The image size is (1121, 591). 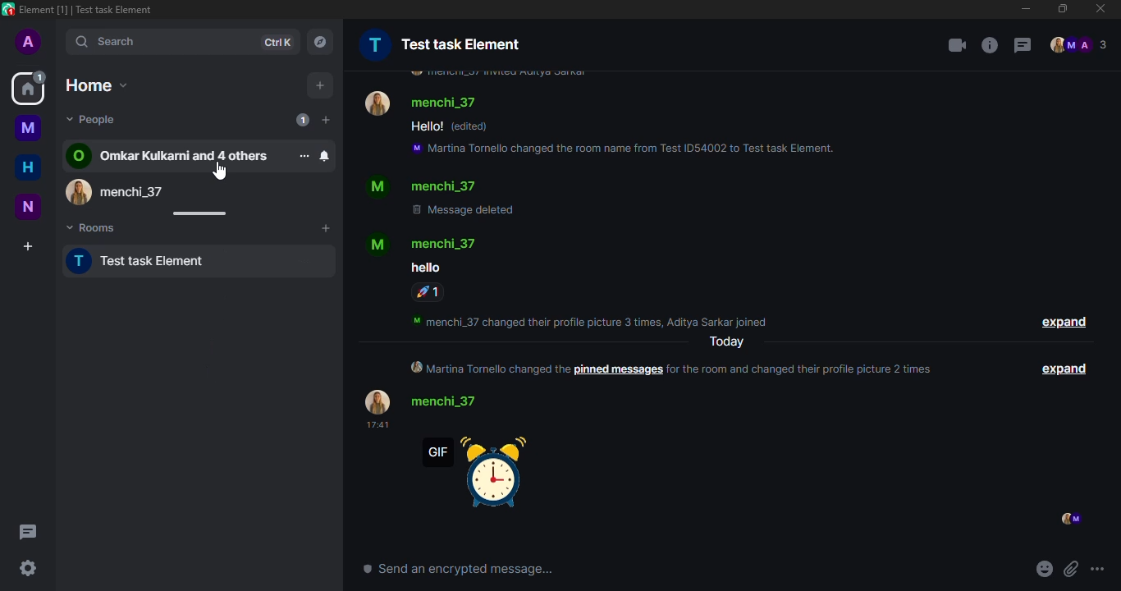 What do you see at coordinates (28, 246) in the screenshot?
I see `create space` at bounding box center [28, 246].